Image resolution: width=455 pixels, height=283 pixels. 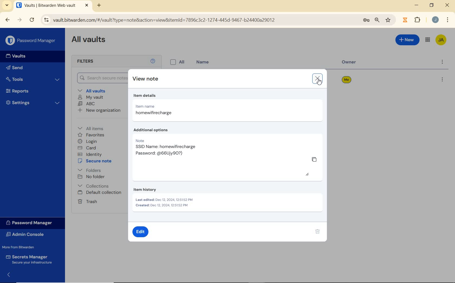 I want to click on All vaults, so click(x=92, y=90).